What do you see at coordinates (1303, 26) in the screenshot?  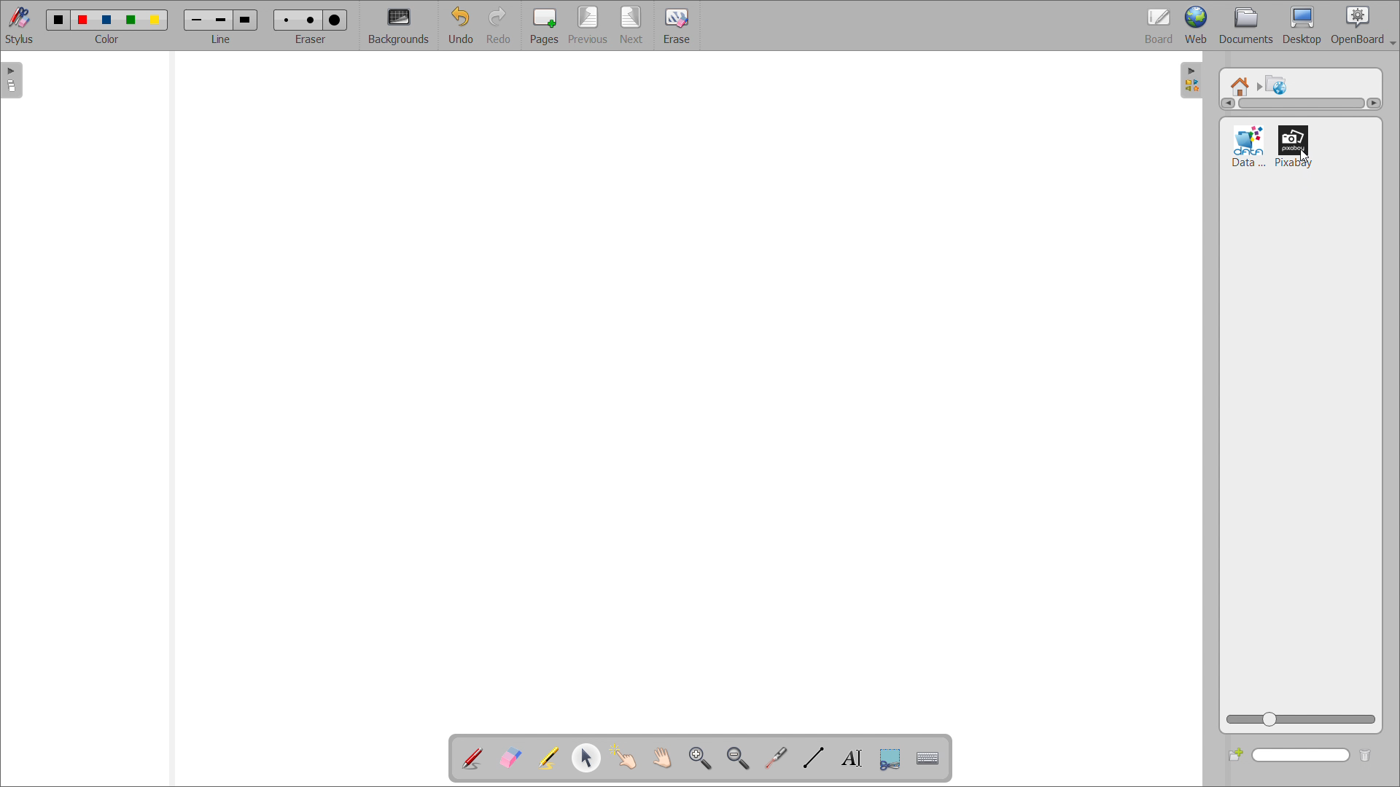 I see `desktop view` at bounding box center [1303, 26].